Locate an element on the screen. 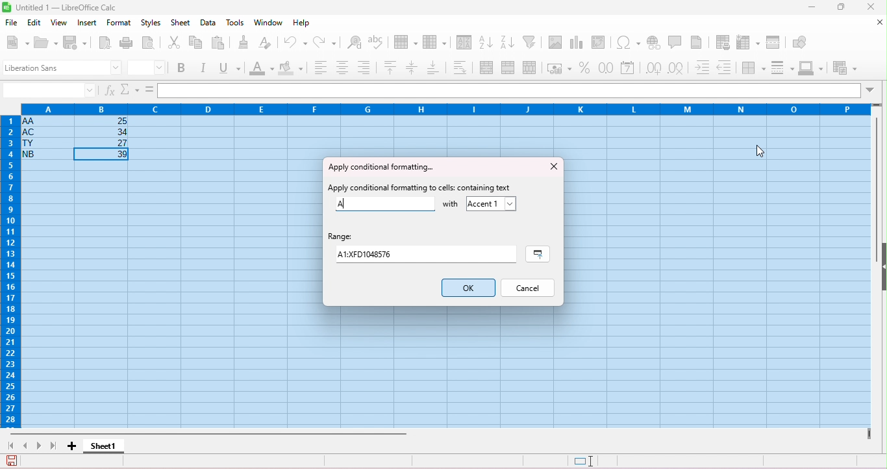 Image resolution: width=887 pixels, height=469 pixels. previous sheet is located at coordinates (27, 446).